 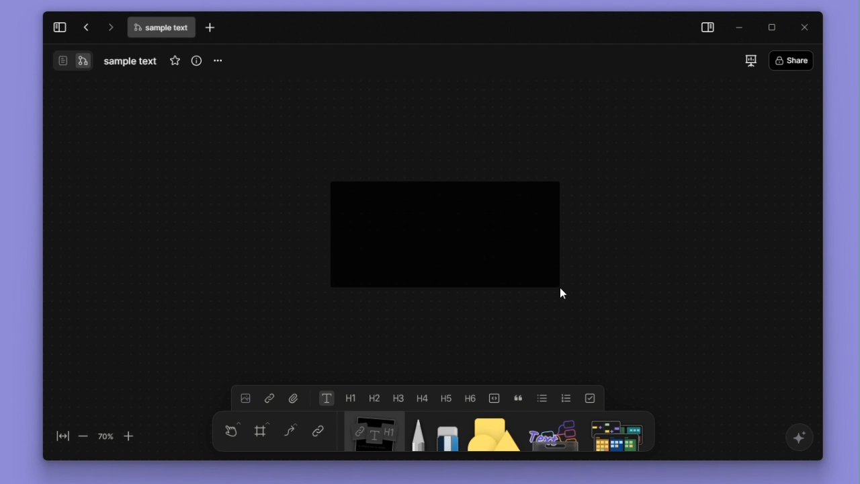 I want to click on go back, so click(x=85, y=27).